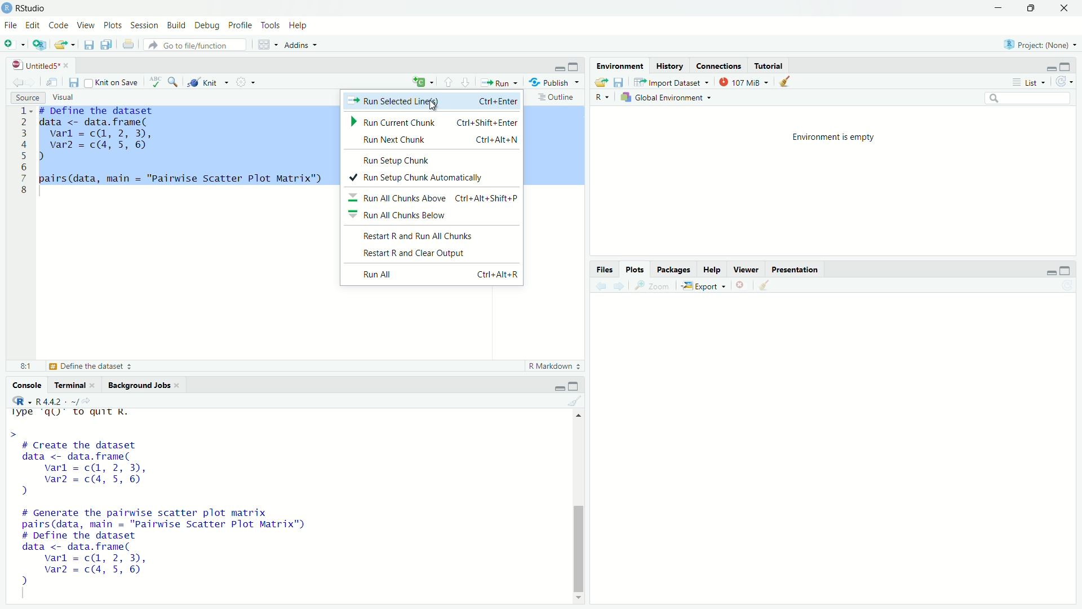 This screenshot has height=609, width=1082. I want to click on Run Selected Line Ctrl+Enter , so click(434, 100).